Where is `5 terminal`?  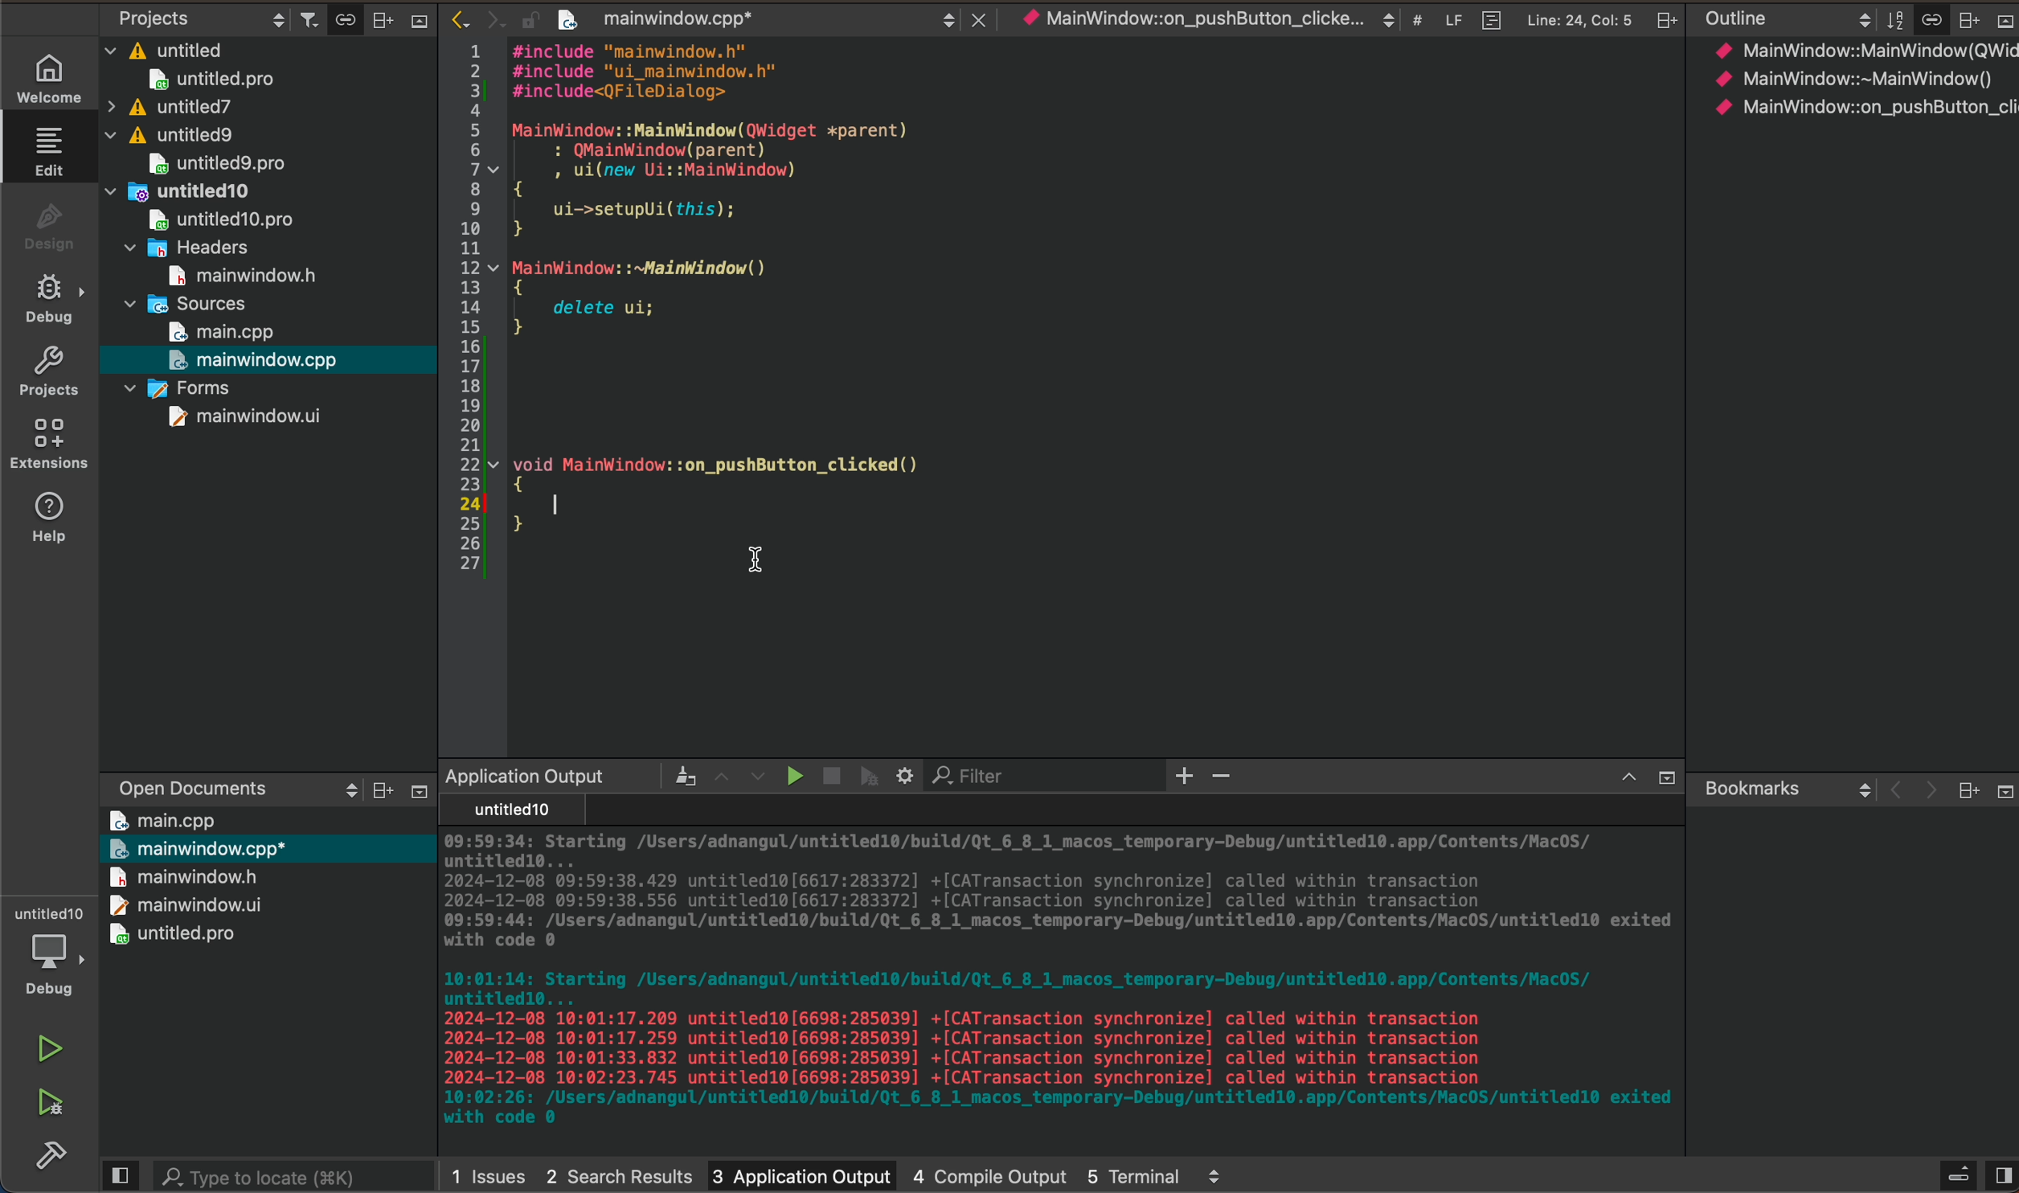 5 terminal is located at coordinates (1133, 1172).